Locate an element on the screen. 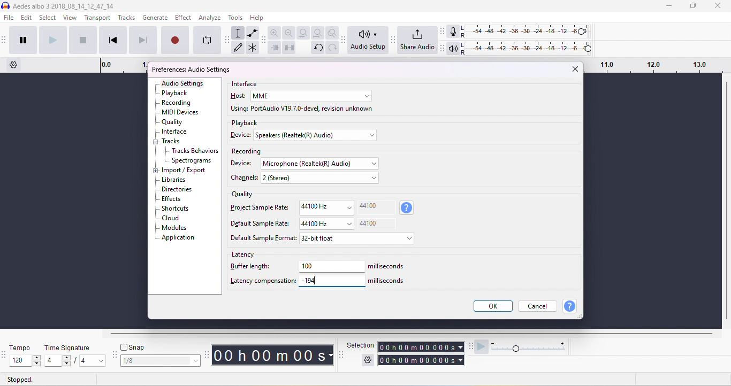 This screenshot has height=386, width=731. time signature is located at coordinates (68, 348).